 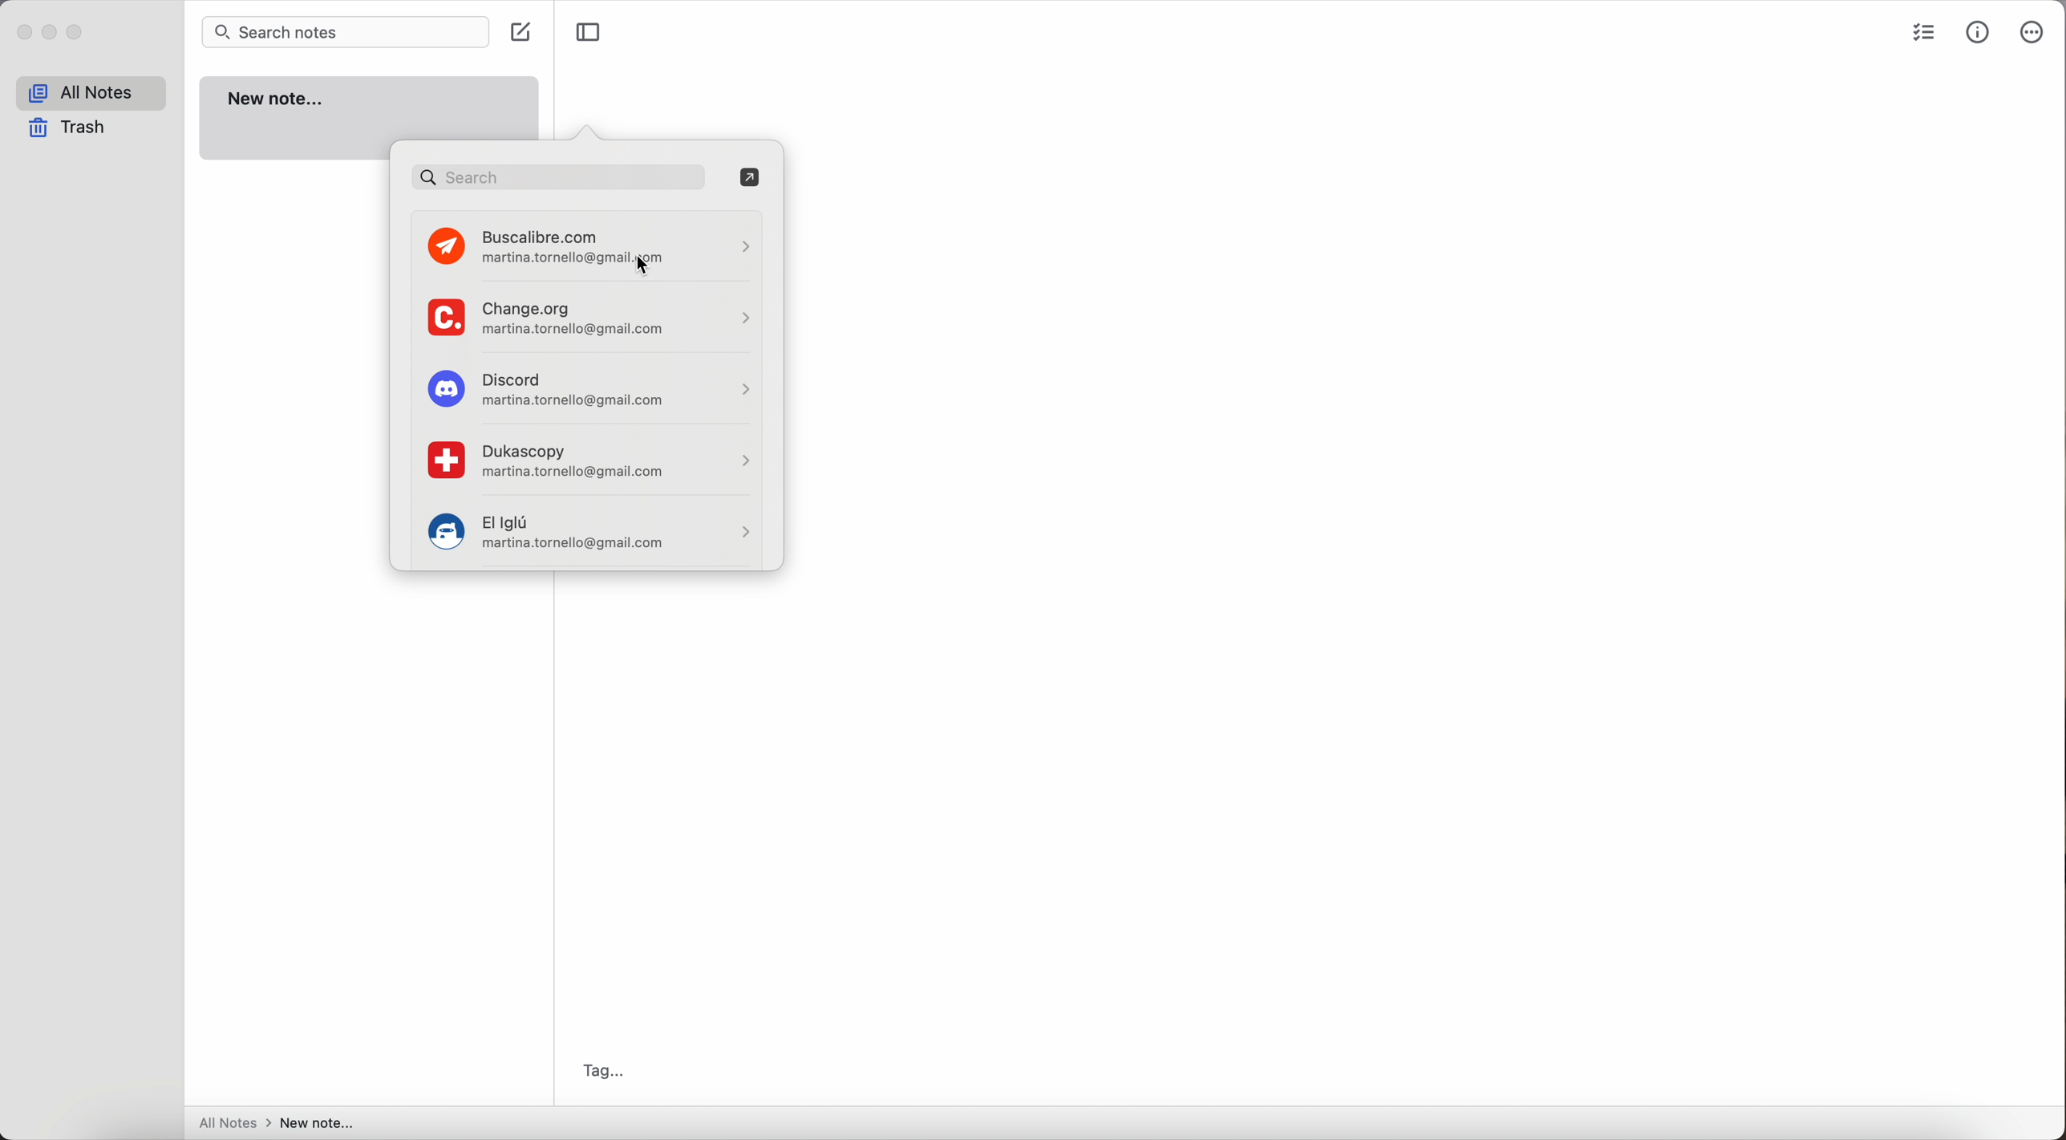 What do you see at coordinates (585, 464) in the screenshot?
I see `Dukascopy` at bounding box center [585, 464].